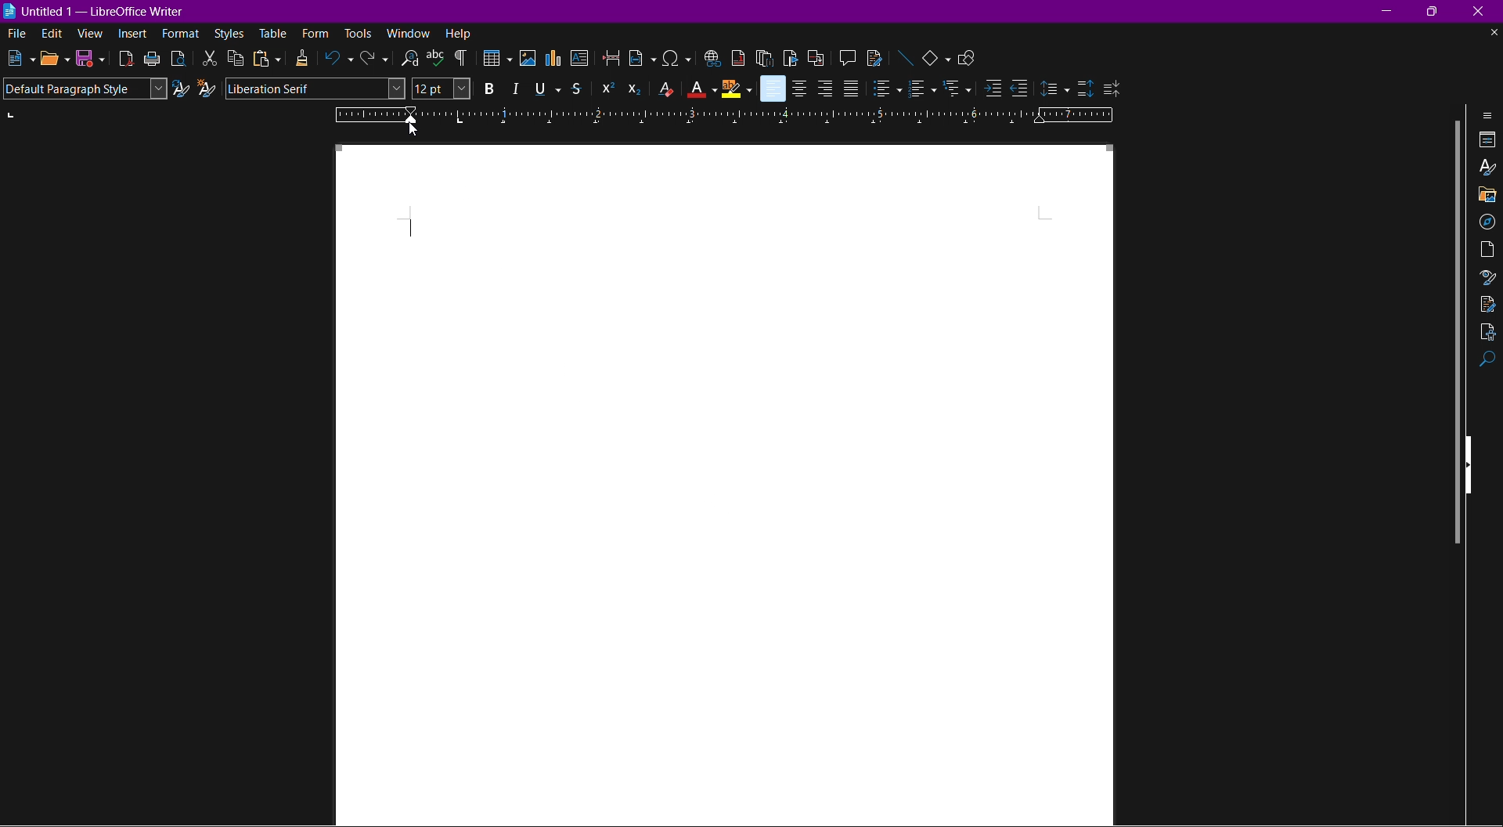 Image resolution: width=1503 pixels, height=827 pixels. What do you see at coordinates (460, 33) in the screenshot?
I see `Help` at bounding box center [460, 33].